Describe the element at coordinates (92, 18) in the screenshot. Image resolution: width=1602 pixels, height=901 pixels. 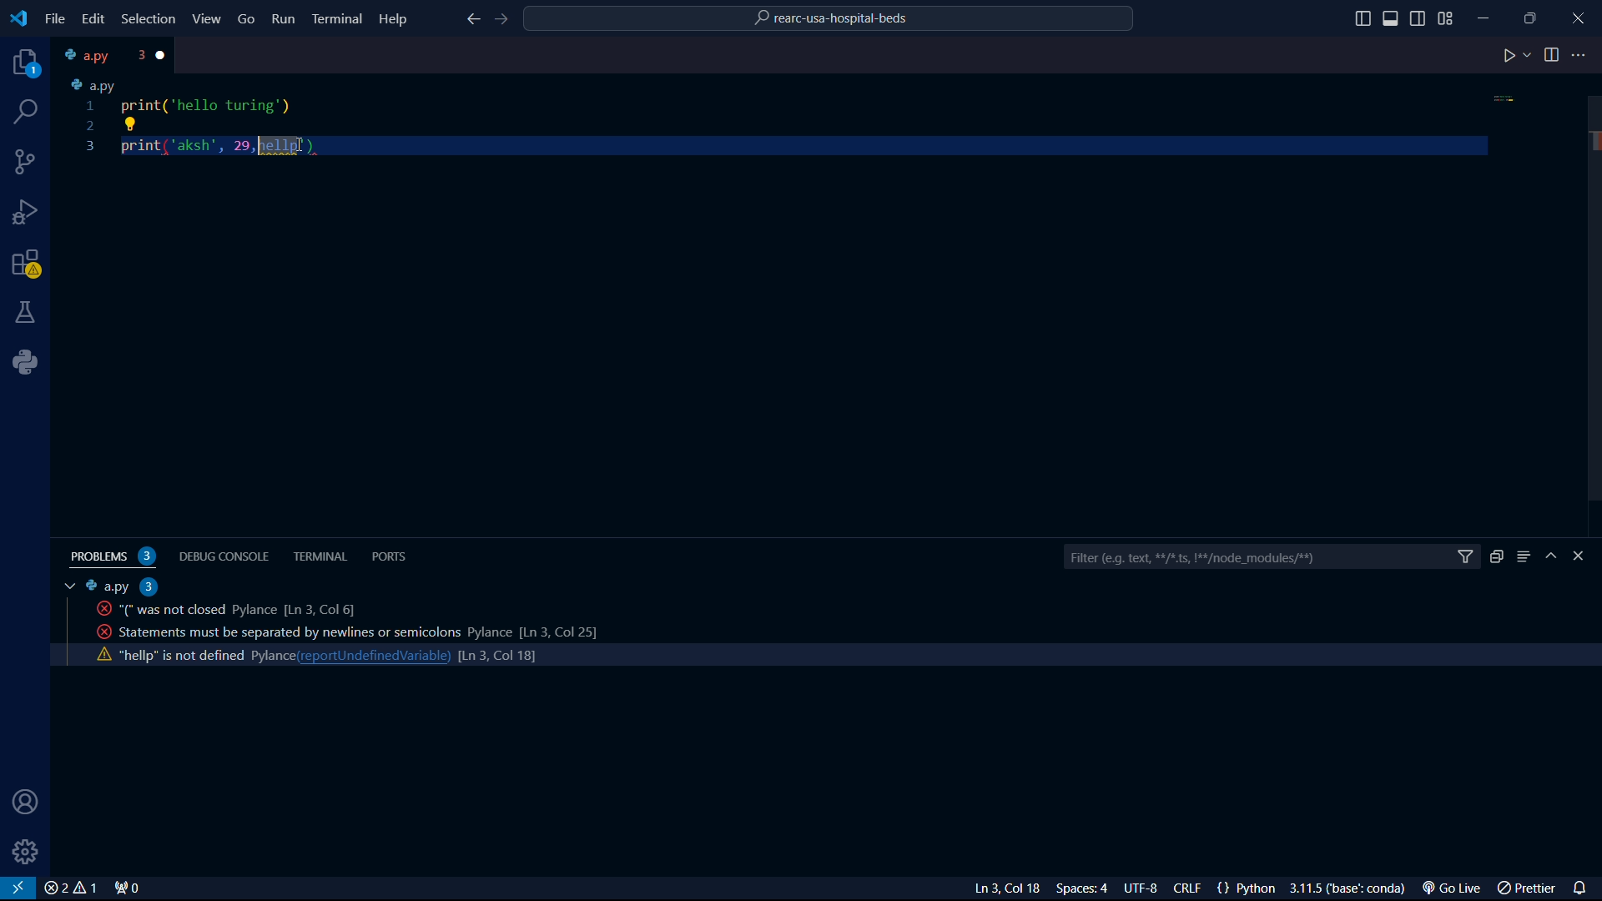
I see `edit` at that location.